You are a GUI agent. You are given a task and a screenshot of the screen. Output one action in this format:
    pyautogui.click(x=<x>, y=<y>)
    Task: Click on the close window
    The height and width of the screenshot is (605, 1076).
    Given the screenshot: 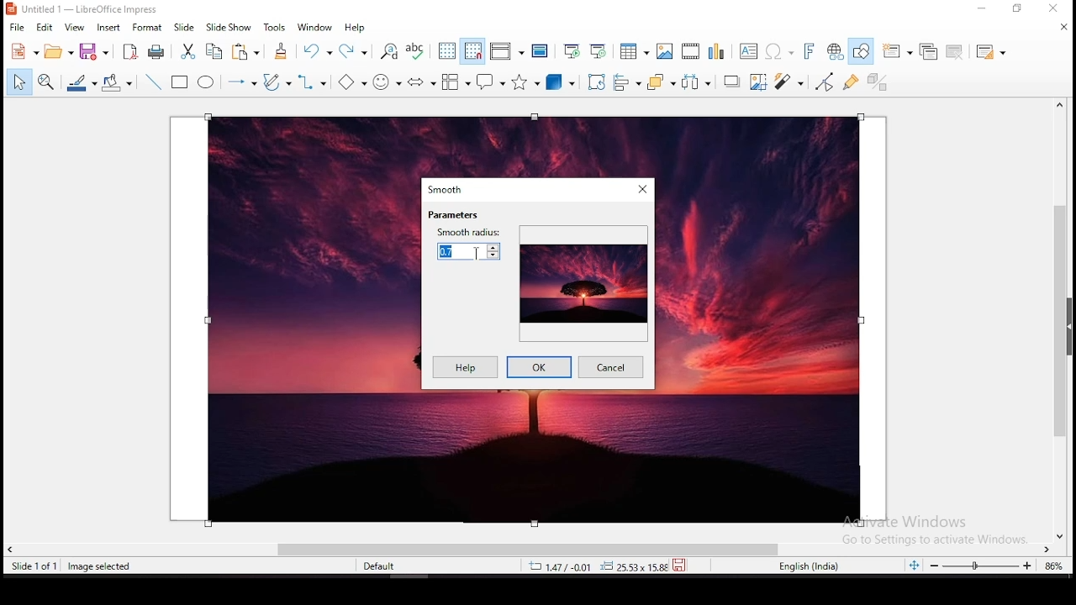 What is the action you would take?
    pyautogui.click(x=641, y=188)
    